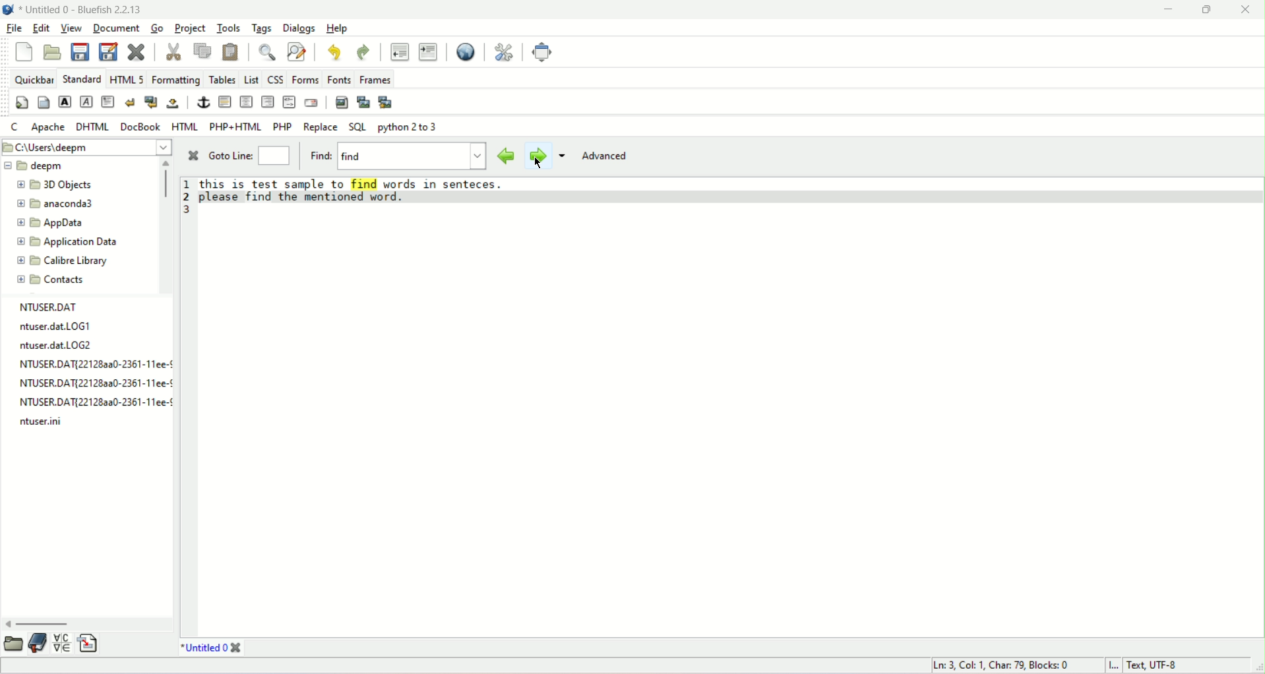  I want to click on goto line, so click(274, 154).